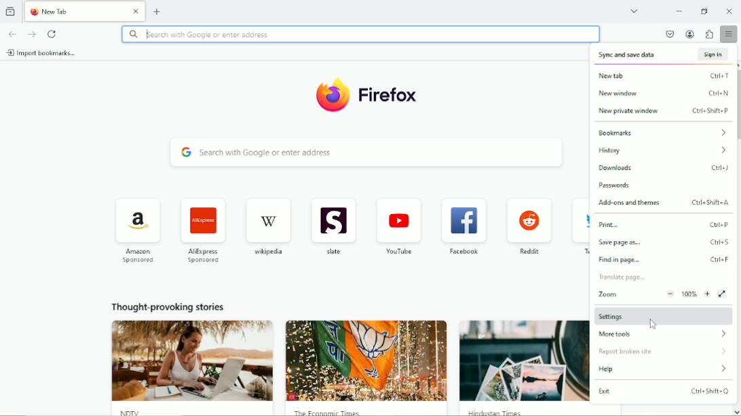 The image size is (741, 416). I want to click on NDTV, so click(193, 409).